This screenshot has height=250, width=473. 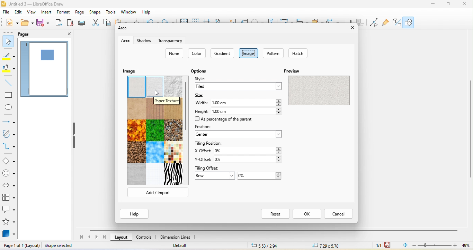 What do you see at coordinates (121, 238) in the screenshot?
I see `layout` at bounding box center [121, 238].